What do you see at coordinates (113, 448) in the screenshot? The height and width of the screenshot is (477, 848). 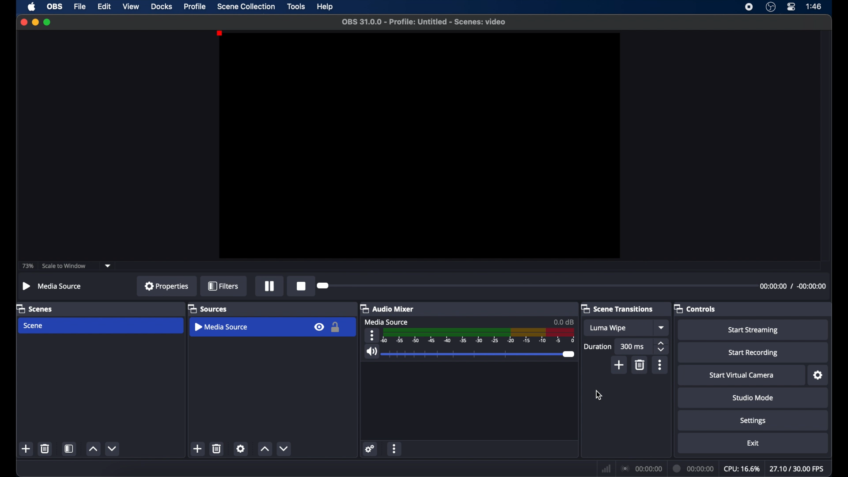 I see `decrement` at bounding box center [113, 448].